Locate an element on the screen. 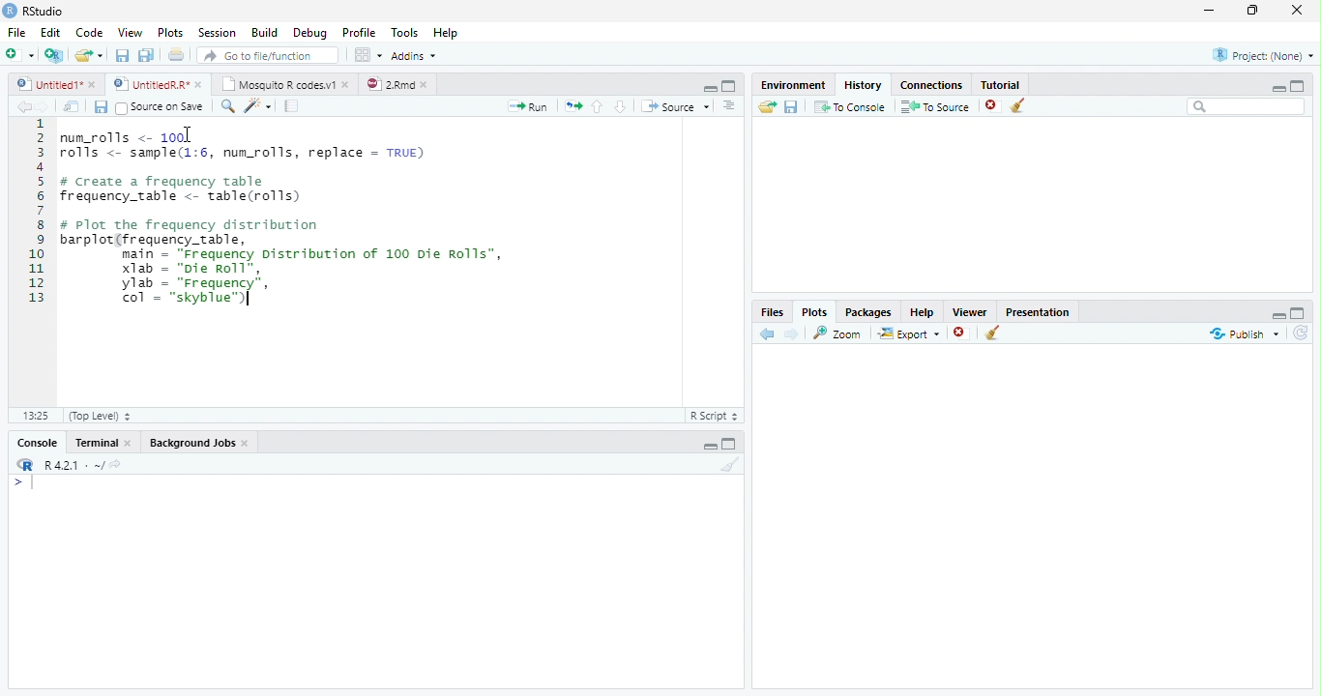 The image size is (1321, 696). Re run previous code region is located at coordinates (572, 107).